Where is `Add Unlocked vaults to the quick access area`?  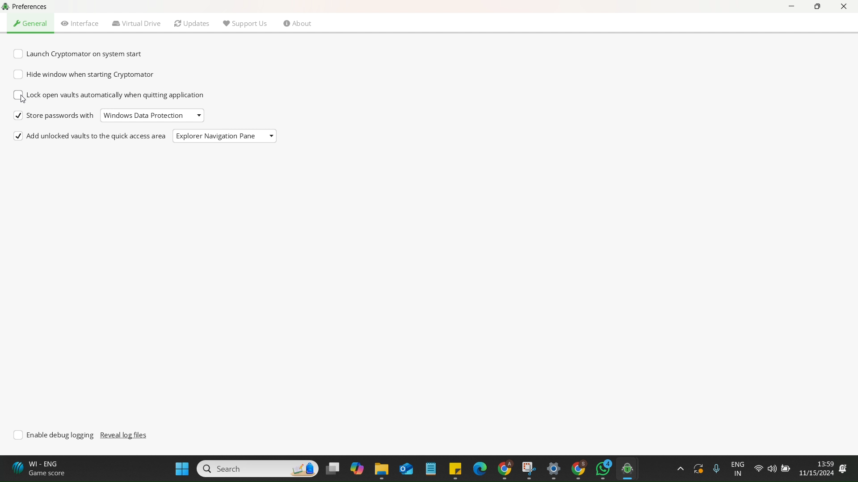
Add Unlocked vaults to the quick access area is located at coordinates (91, 137).